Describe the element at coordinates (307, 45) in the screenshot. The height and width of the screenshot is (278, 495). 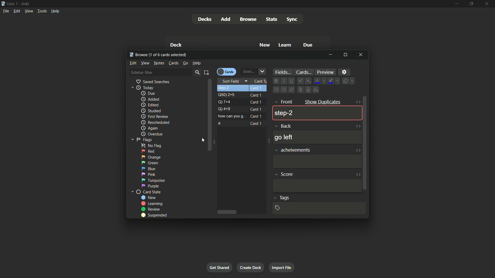
I see `Due` at that location.